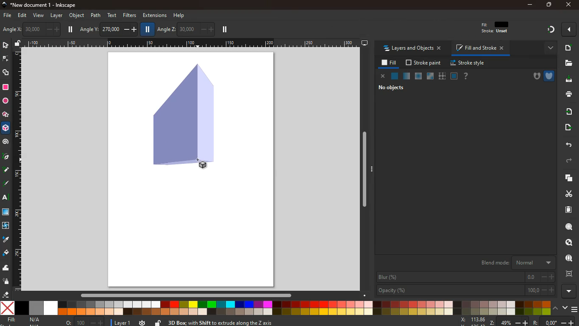  Describe the element at coordinates (567, 79) in the screenshot. I see `dowload` at that location.